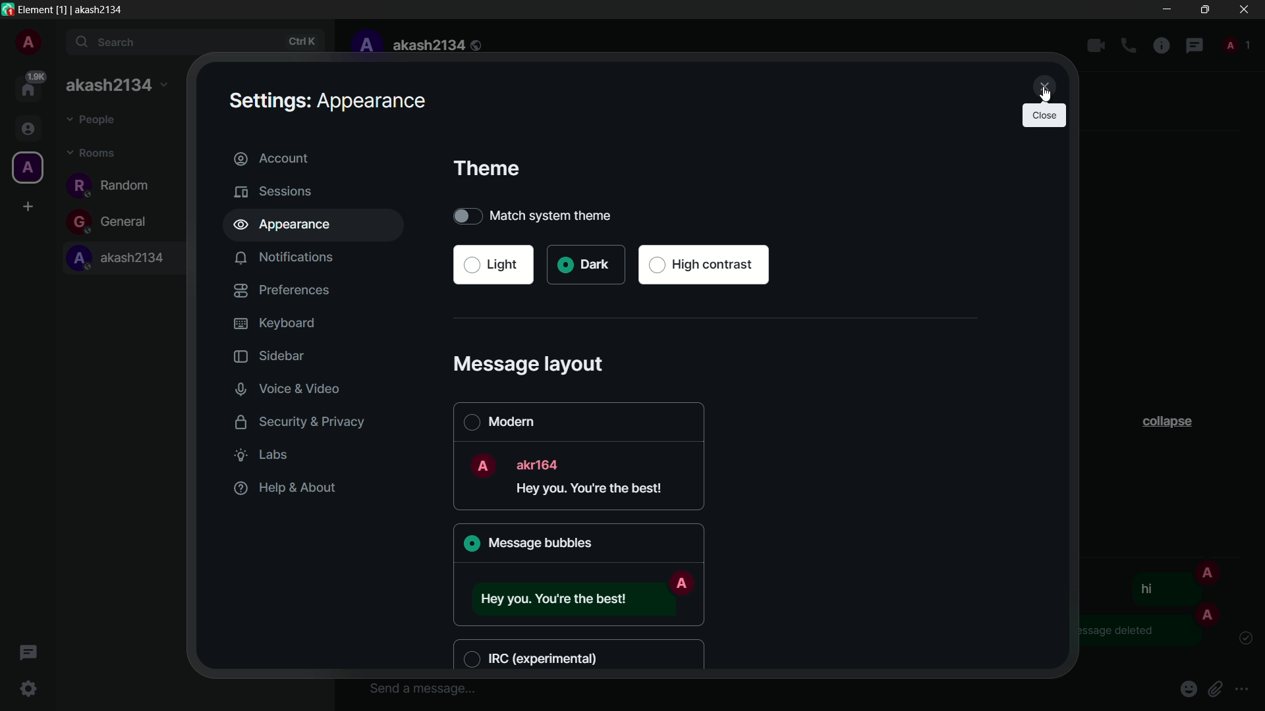 Image resolution: width=1265 pixels, height=711 pixels. I want to click on profile icon, so click(1208, 612).